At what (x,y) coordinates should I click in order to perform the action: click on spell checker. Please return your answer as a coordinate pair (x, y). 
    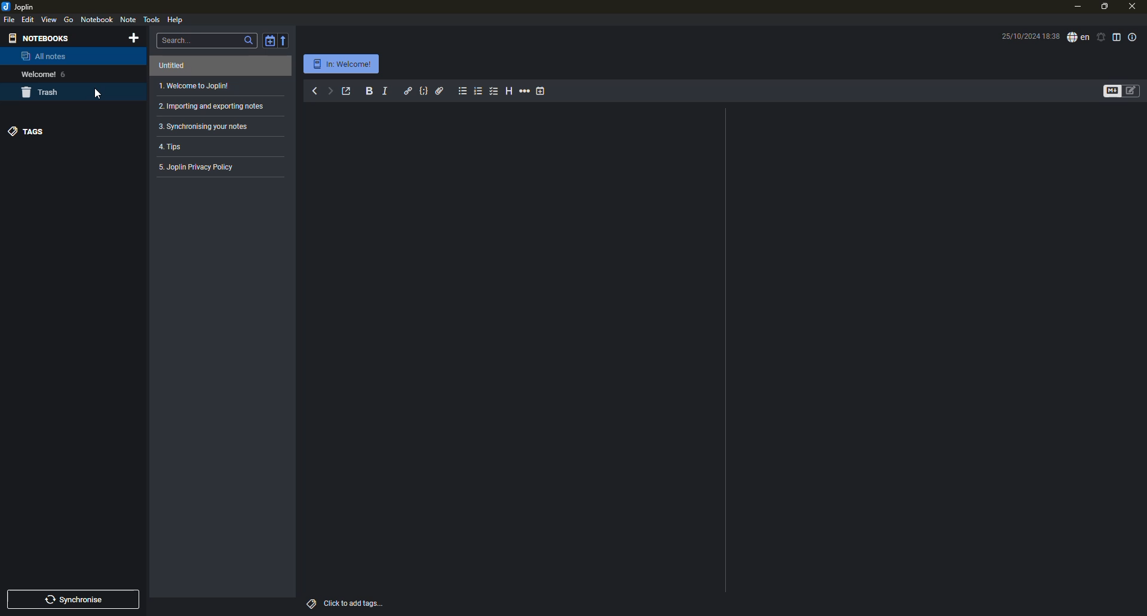
    Looking at the image, I should click on (1077, 38).